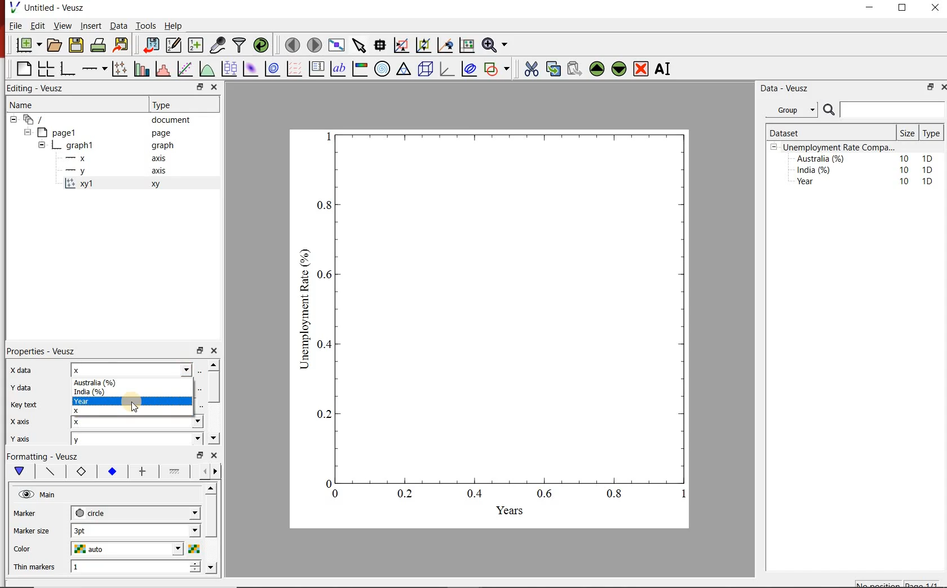 This screenshot has width=947, height=588. Describe the element at coordinates (868, 182) in the screenshot. I see `Year 10 1D` at that location.